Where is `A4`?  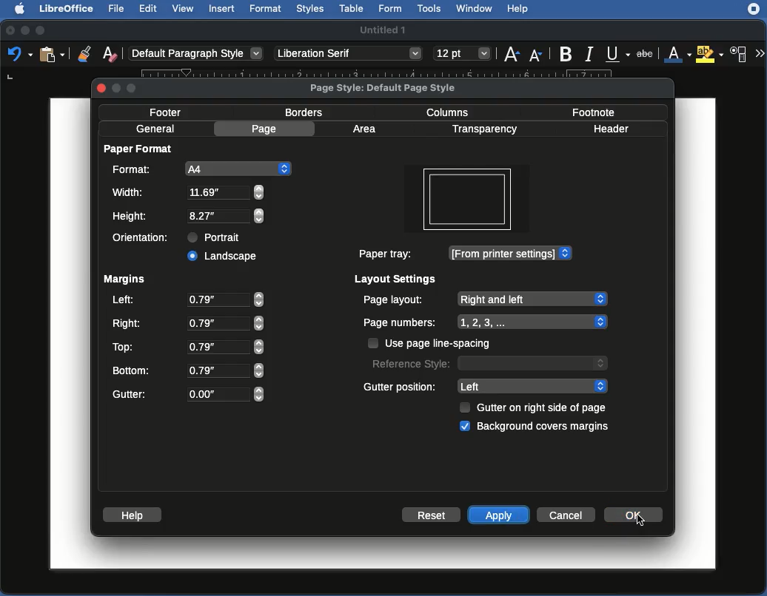
A4 is located at coordinates (238, 167).